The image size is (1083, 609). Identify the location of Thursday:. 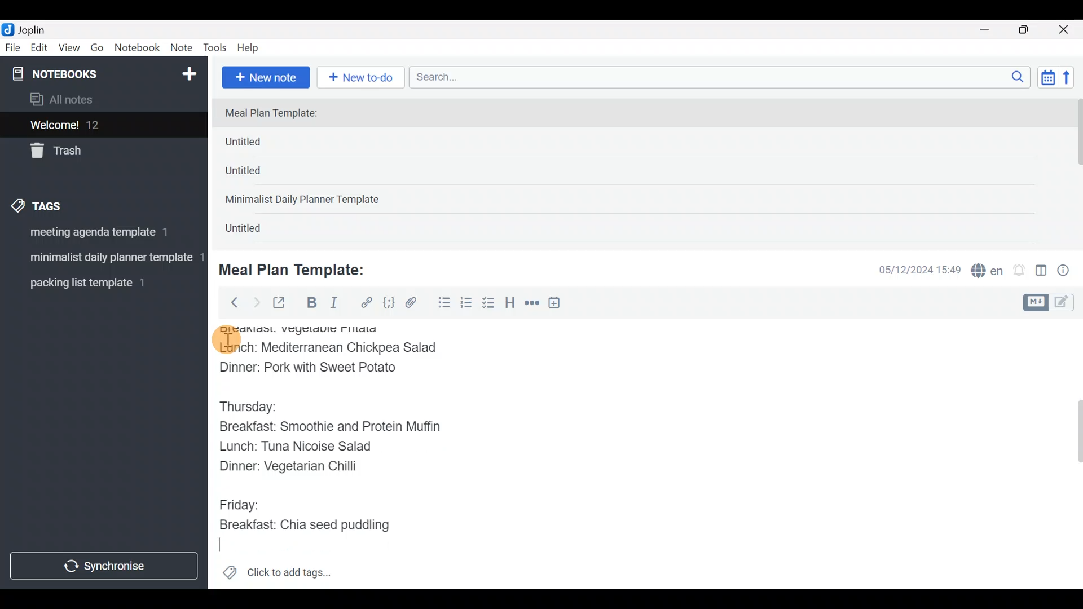
(256, 407).